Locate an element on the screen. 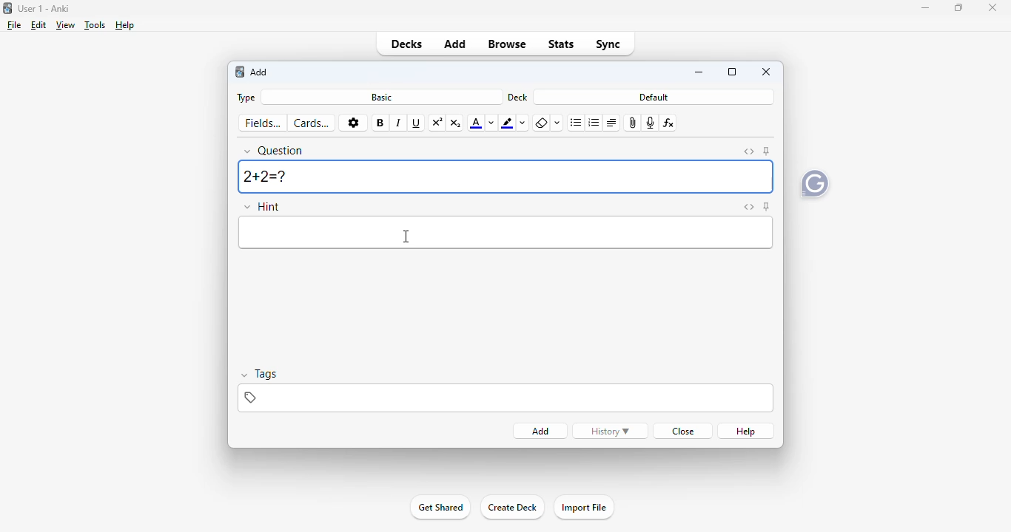 The image size is (1011, 532). close is located at coordinates (767, 72).